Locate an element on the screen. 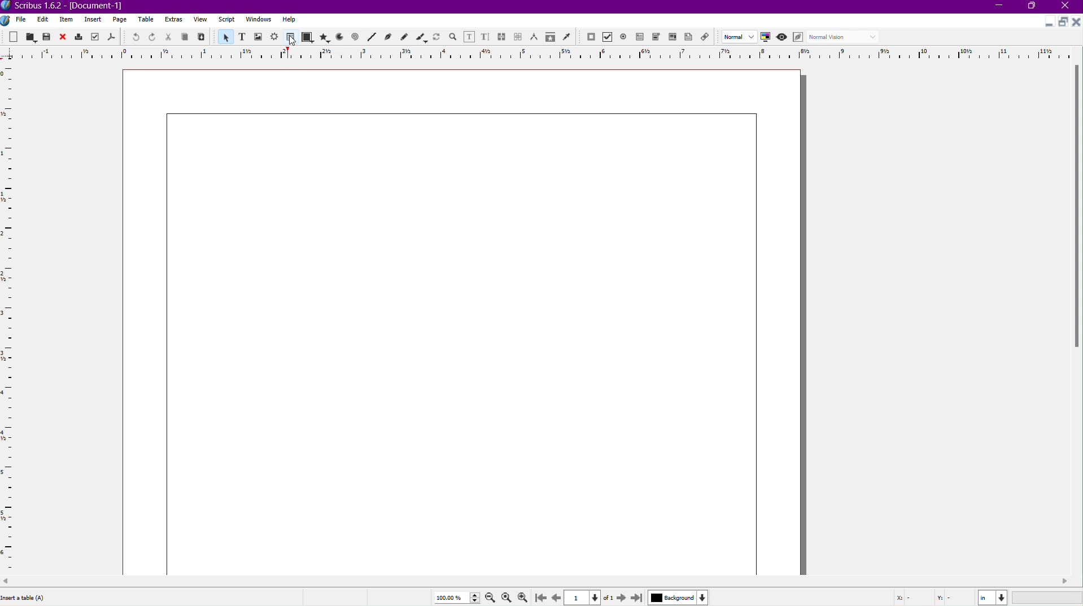 The width and height of the screenshot is (1083, 606). Measurements is located at coordinates (535, 37).